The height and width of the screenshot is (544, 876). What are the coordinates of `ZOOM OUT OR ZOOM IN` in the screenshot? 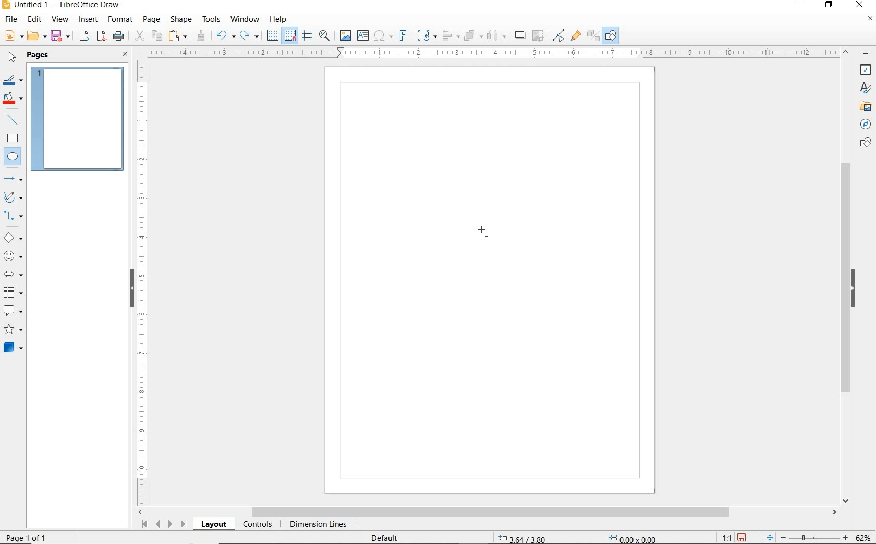 It's located at (807, 538).